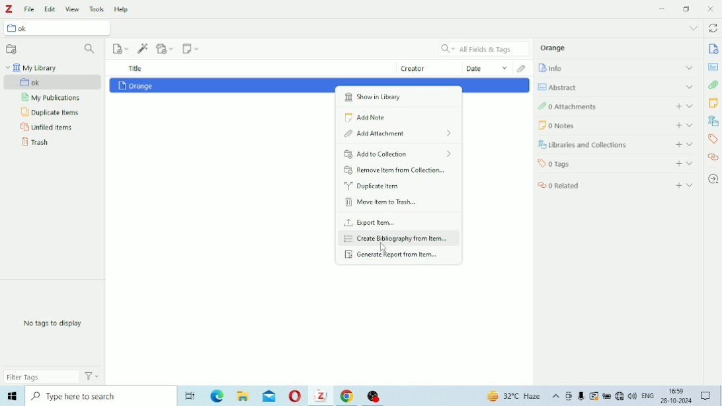 The image size is (722, 406). What do you see at coordinates (523, 68) in the screenshot?
I see `Attachments` at bounding box center [523, 68].